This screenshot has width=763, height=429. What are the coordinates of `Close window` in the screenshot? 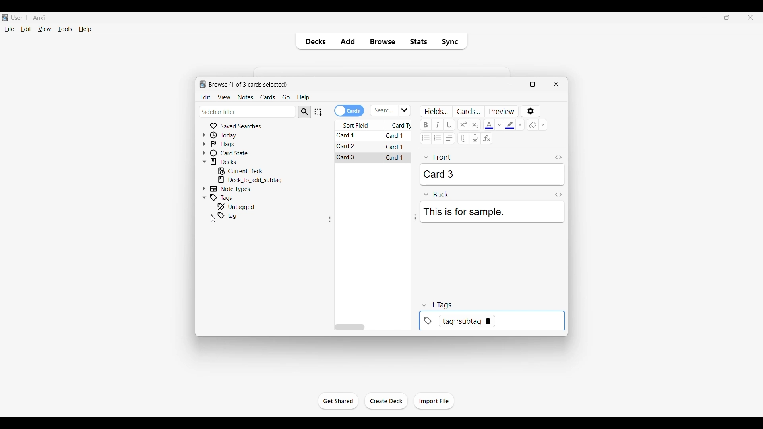 It's located at (556, 84).